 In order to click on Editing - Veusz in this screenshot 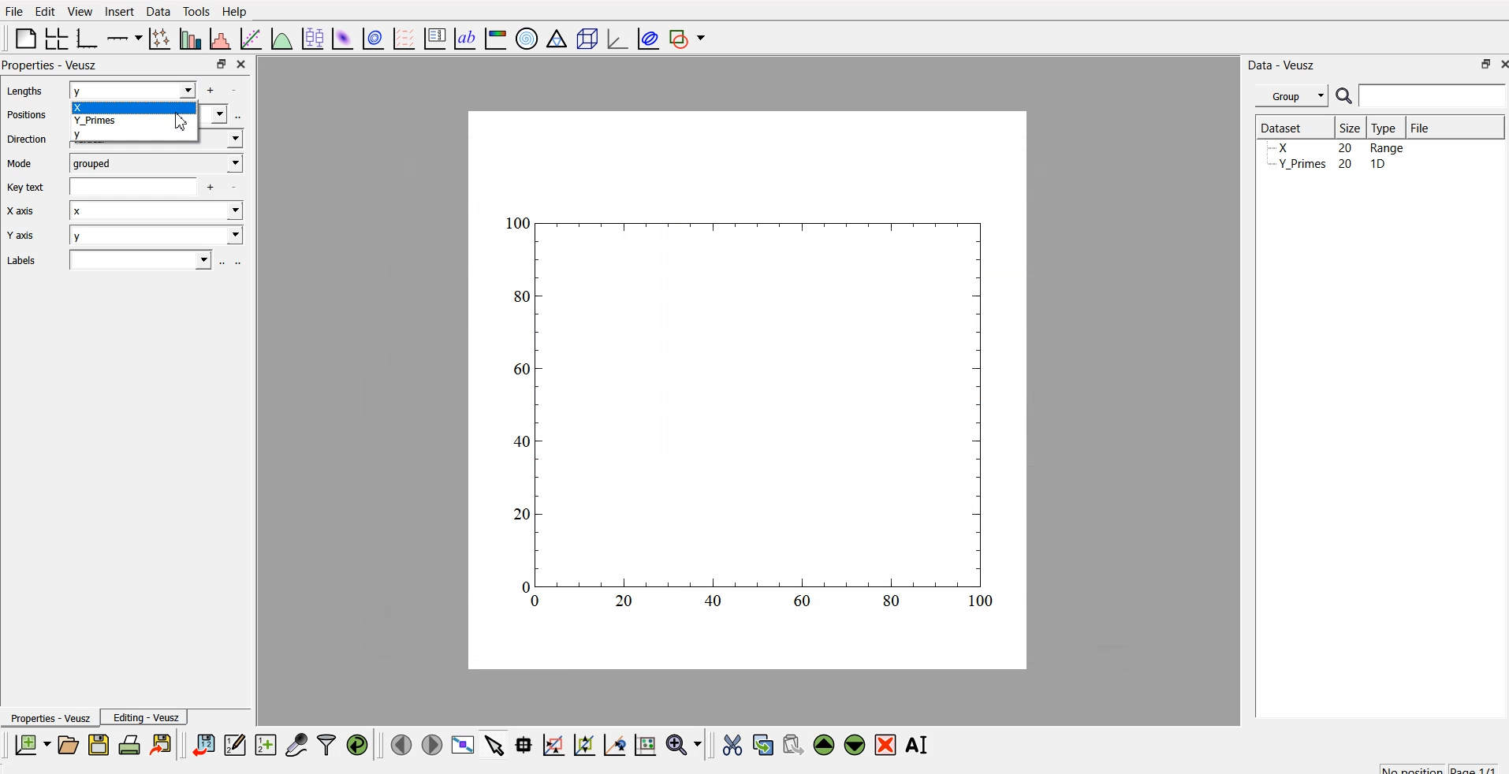, I will do `click(148, 718)`.